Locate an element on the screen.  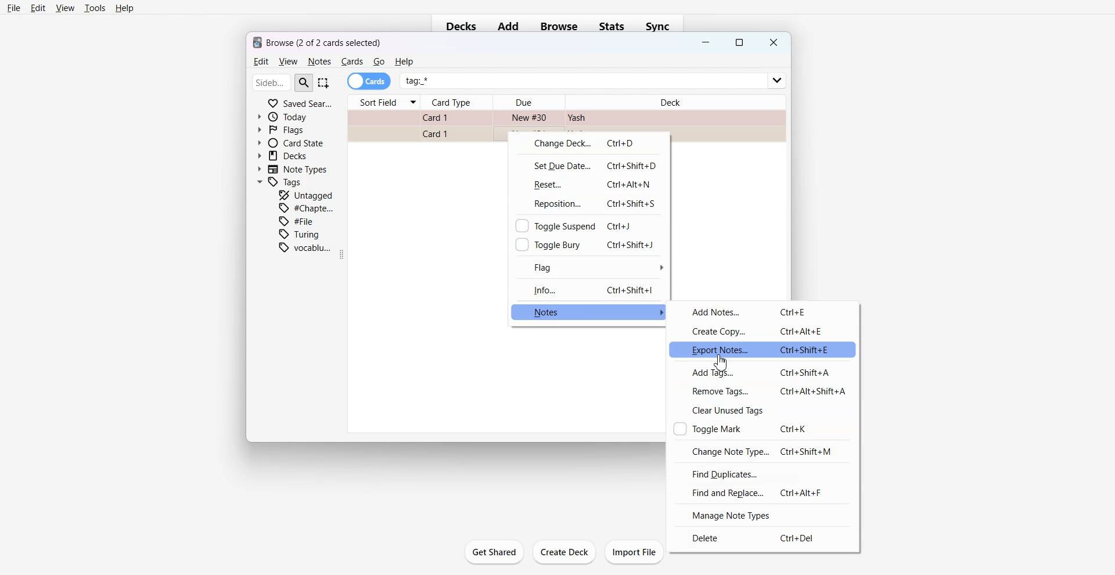
Add is located at coordinates (508, 27).